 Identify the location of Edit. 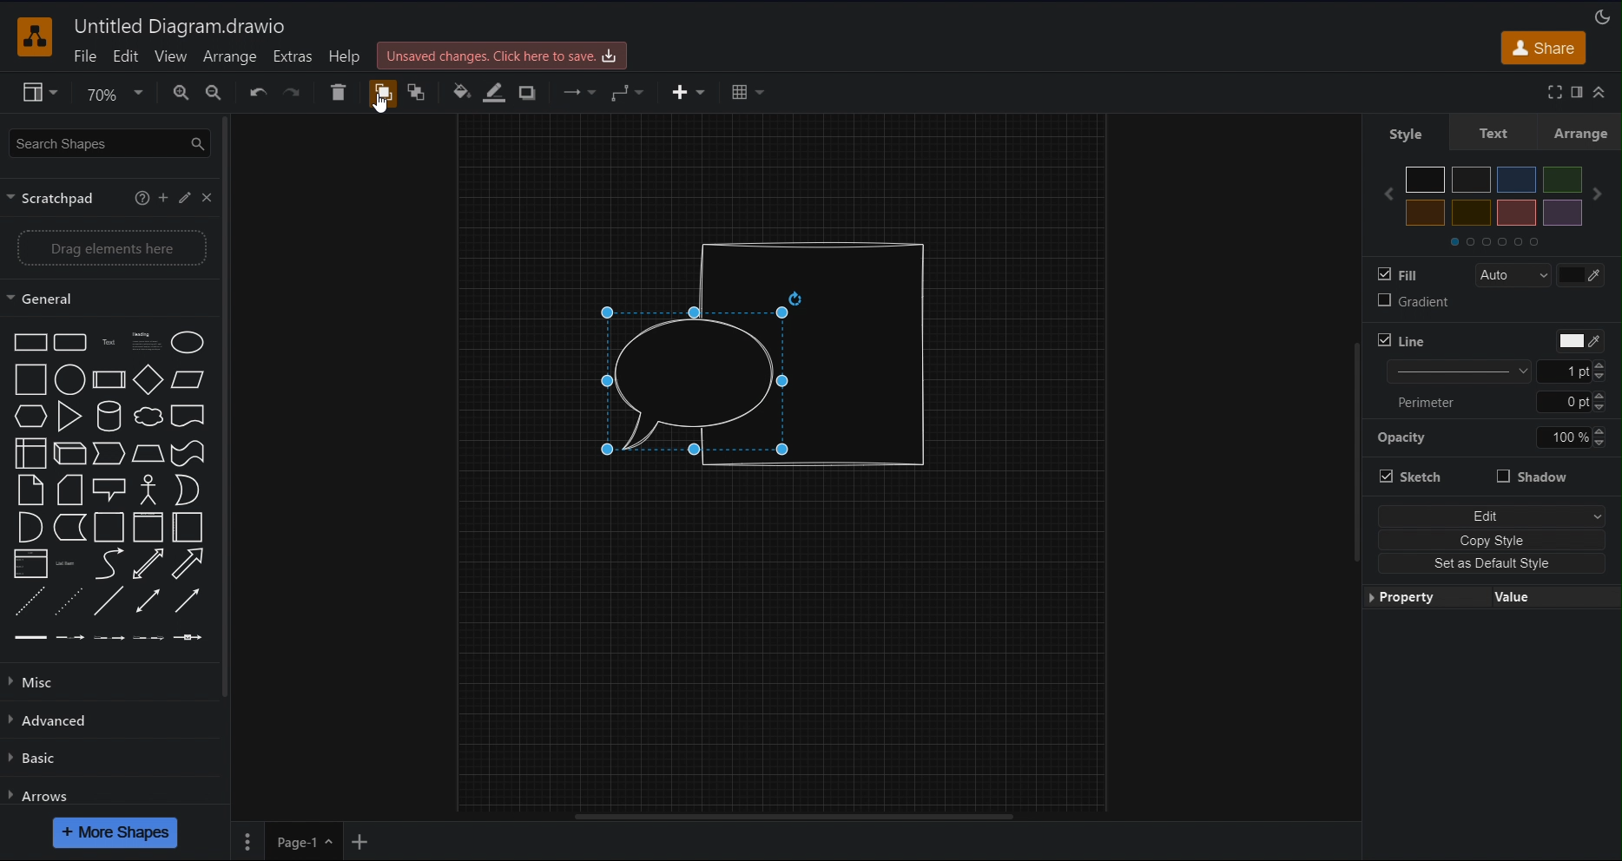
(1493, 516).